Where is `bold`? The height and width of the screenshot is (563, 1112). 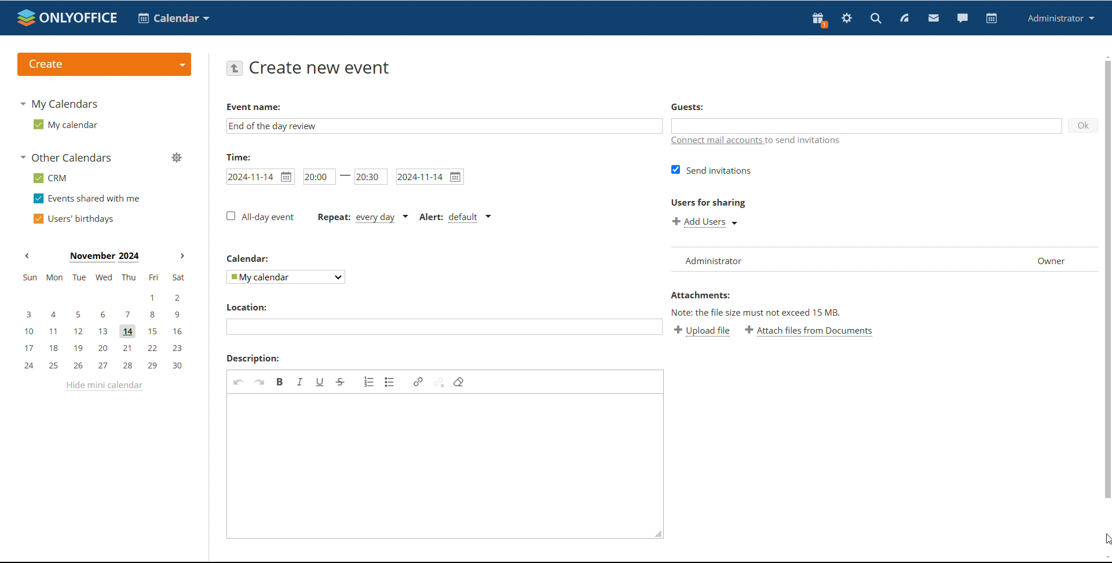 bold is located at coordinates (280, 381).